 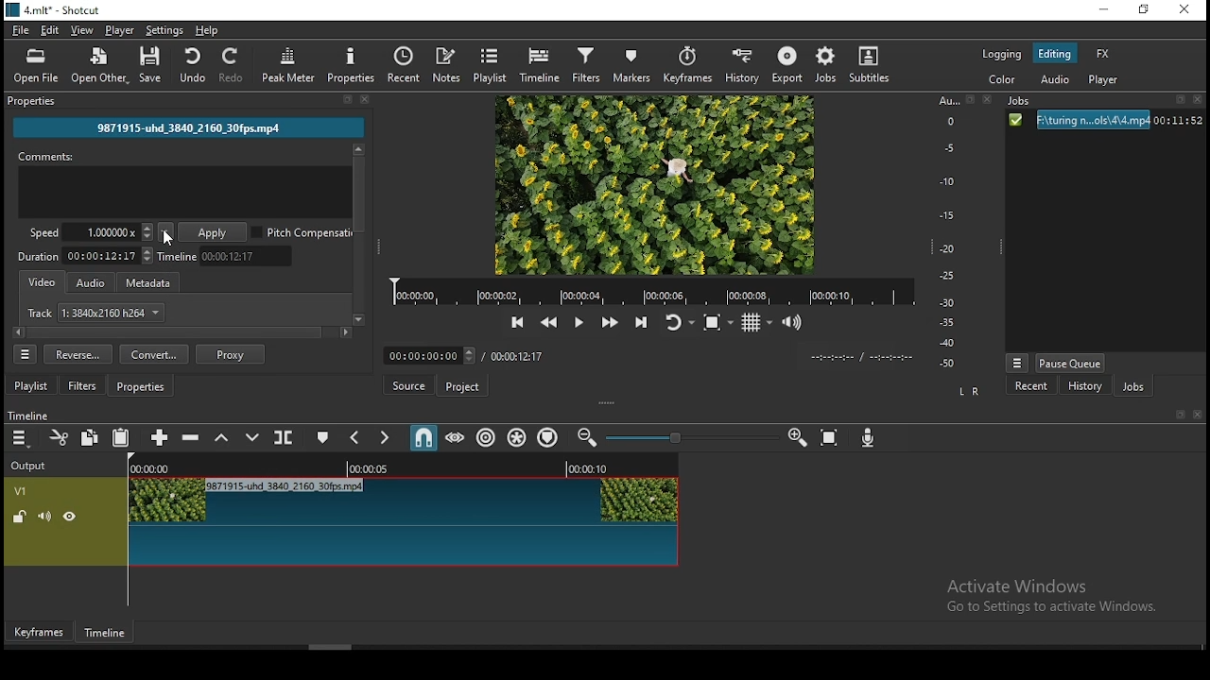 I want to click on close, so click(x=366, y=99).